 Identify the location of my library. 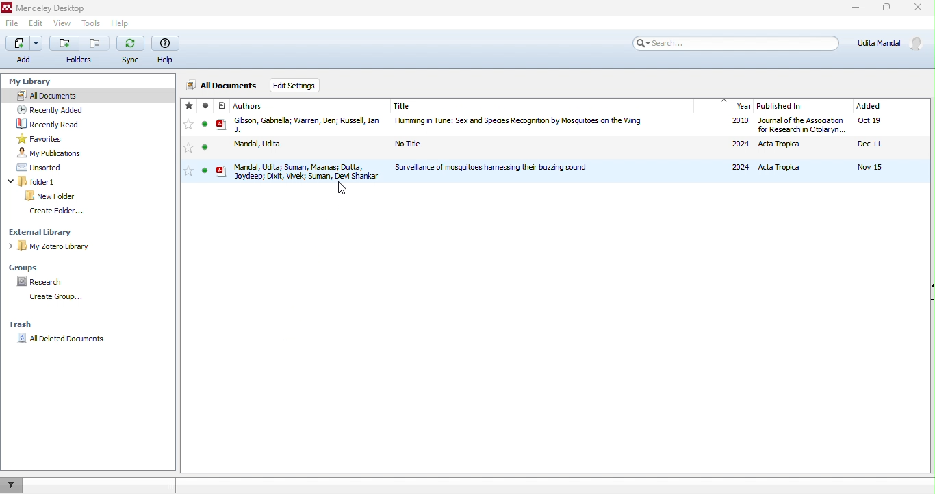
(38, 83).